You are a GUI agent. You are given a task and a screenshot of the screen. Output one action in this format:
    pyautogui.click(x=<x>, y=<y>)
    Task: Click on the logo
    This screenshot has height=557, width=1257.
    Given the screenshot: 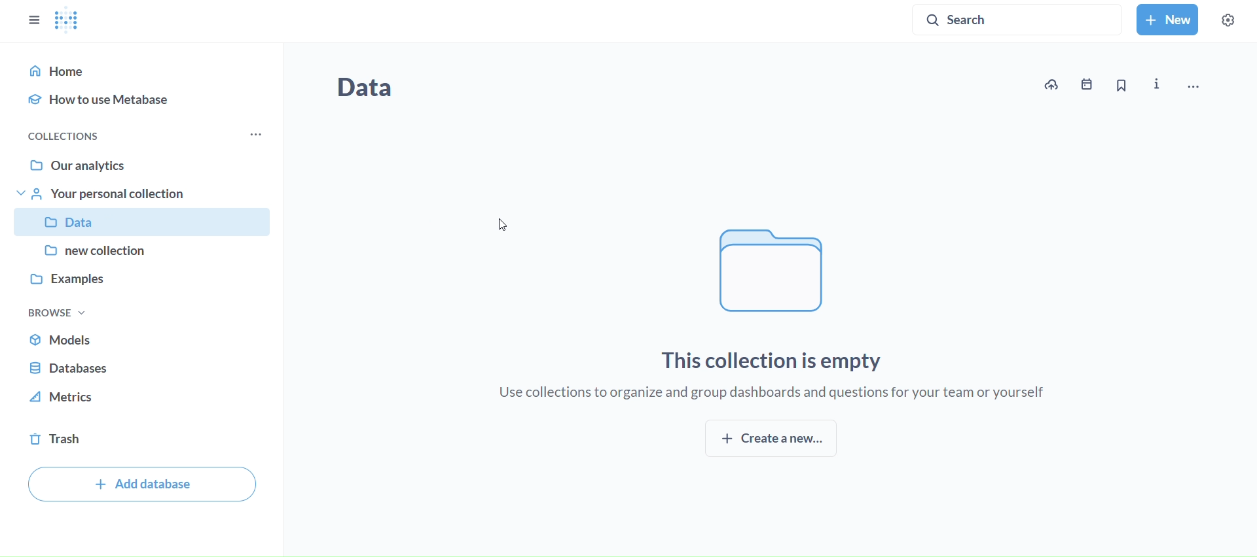 What is the action you would take?
    pyautogui.click(x=69, y=21)
    